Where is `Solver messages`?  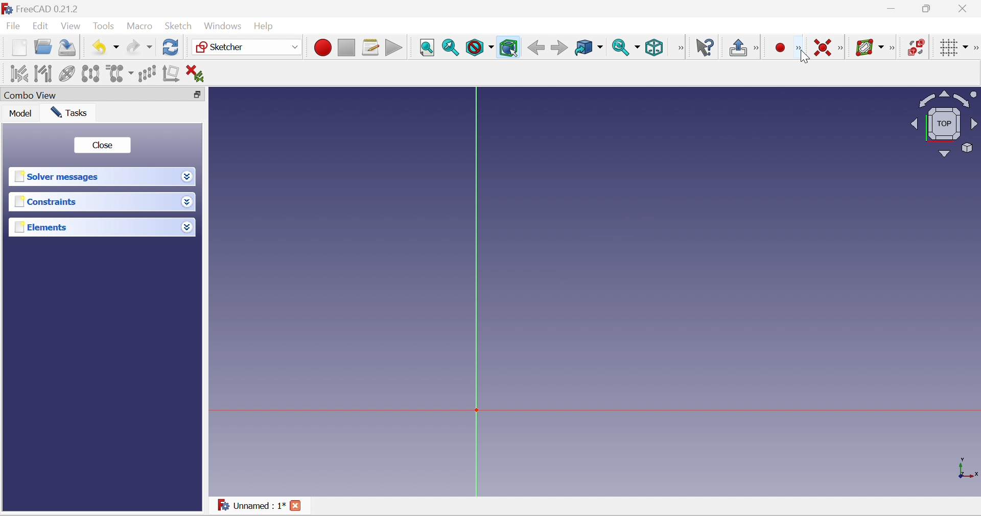
Solver messages is located at coordinates (92, 177).